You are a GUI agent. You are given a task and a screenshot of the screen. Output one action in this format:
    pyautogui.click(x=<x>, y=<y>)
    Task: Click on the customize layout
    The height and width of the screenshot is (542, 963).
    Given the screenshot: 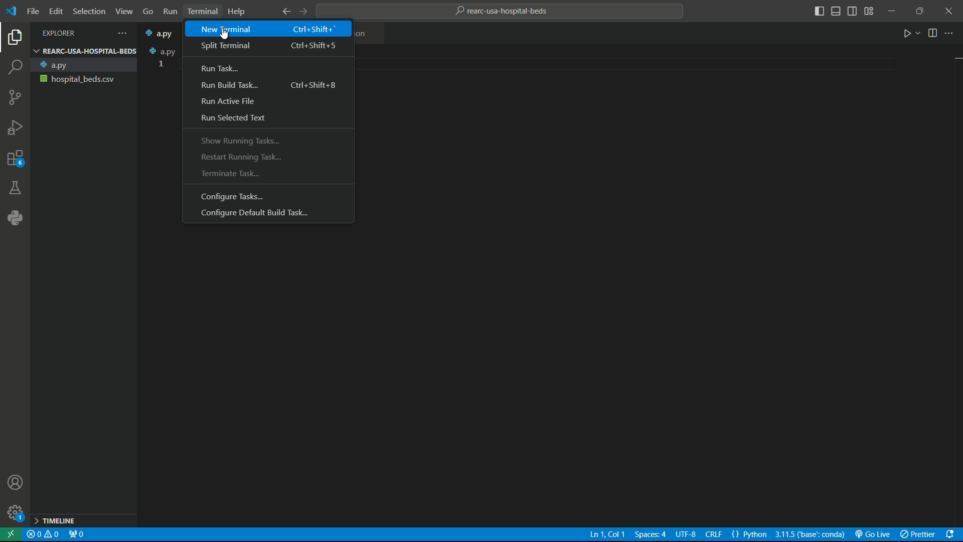 What is the action you would take?
    pyautogui.click(x=871, y=11)
    